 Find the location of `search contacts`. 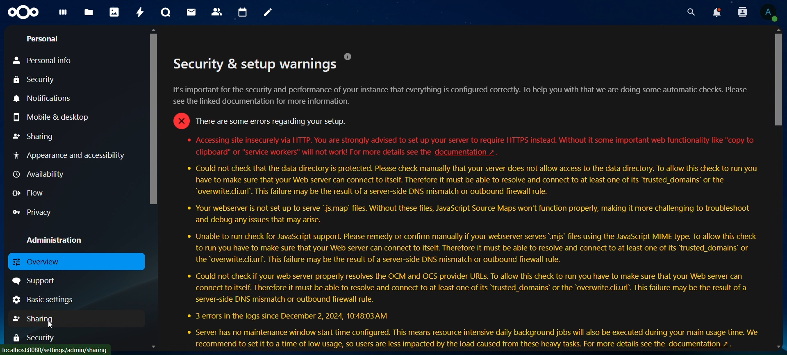

search contacts is located at coordinates (743, 11).